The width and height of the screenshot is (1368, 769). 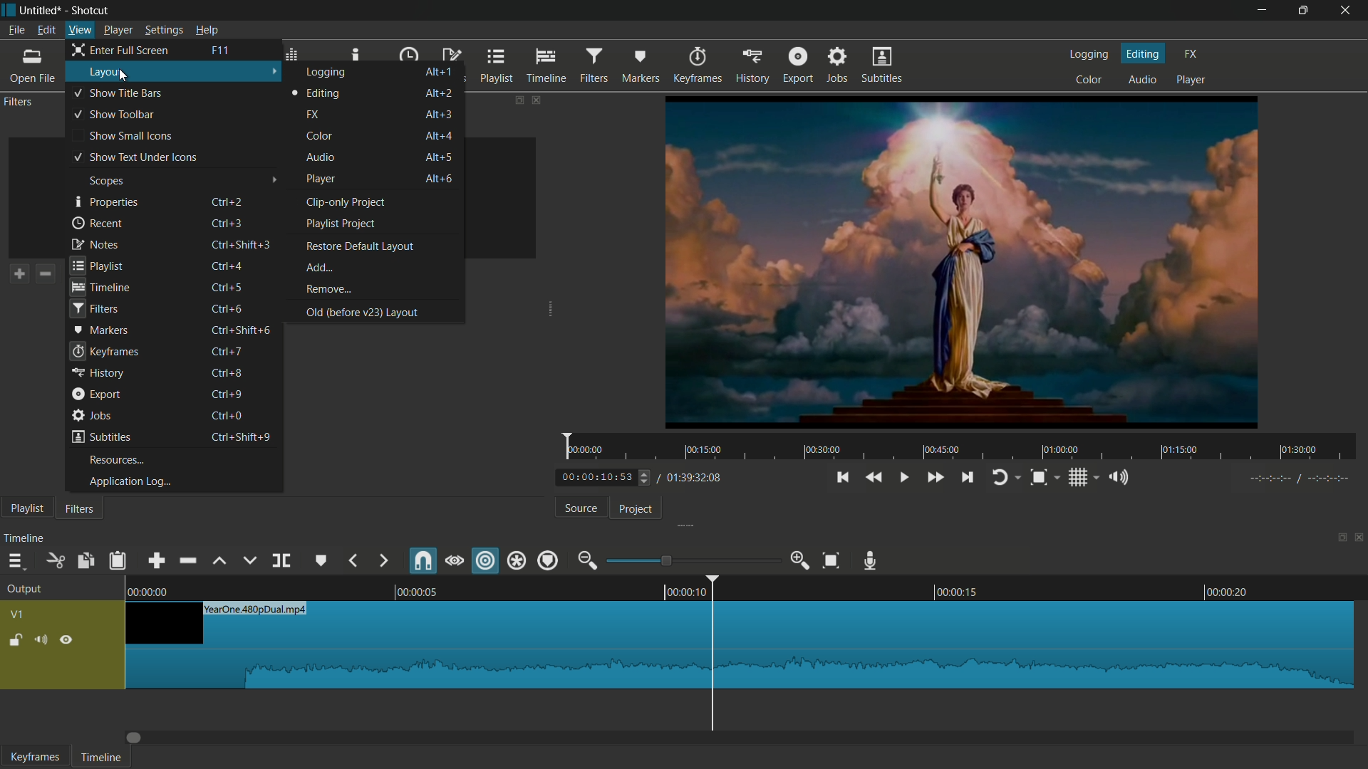 What do you see at coordinates (1090, 55) in the screenshot?
I see `logging` at bounding box center [1090, 55].